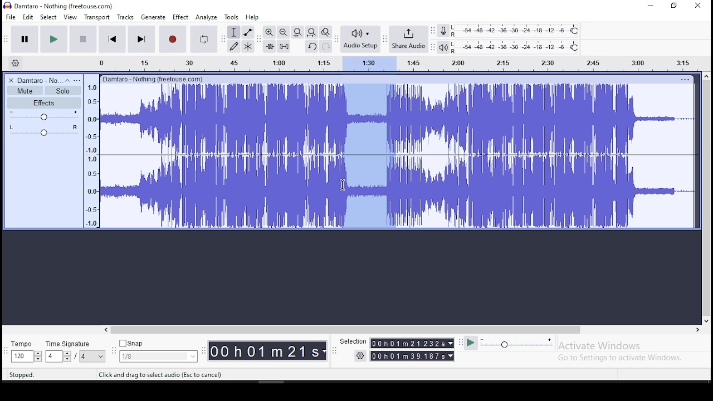 This screenshot has height=401, width=713. I want to click on drop down, so click(450, 343).